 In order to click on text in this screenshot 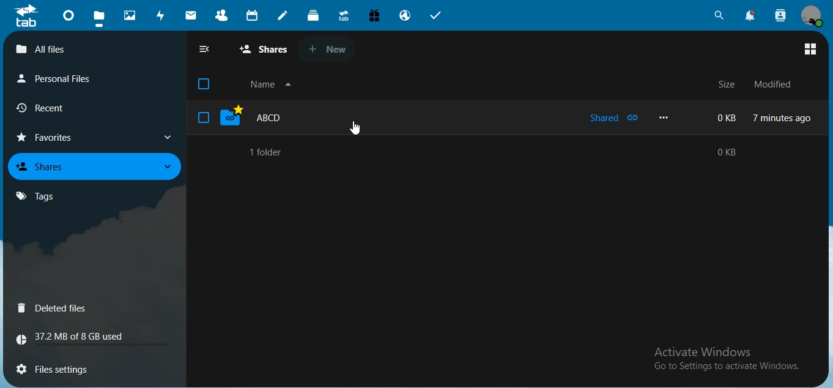, I will do `click(769, 116)`.